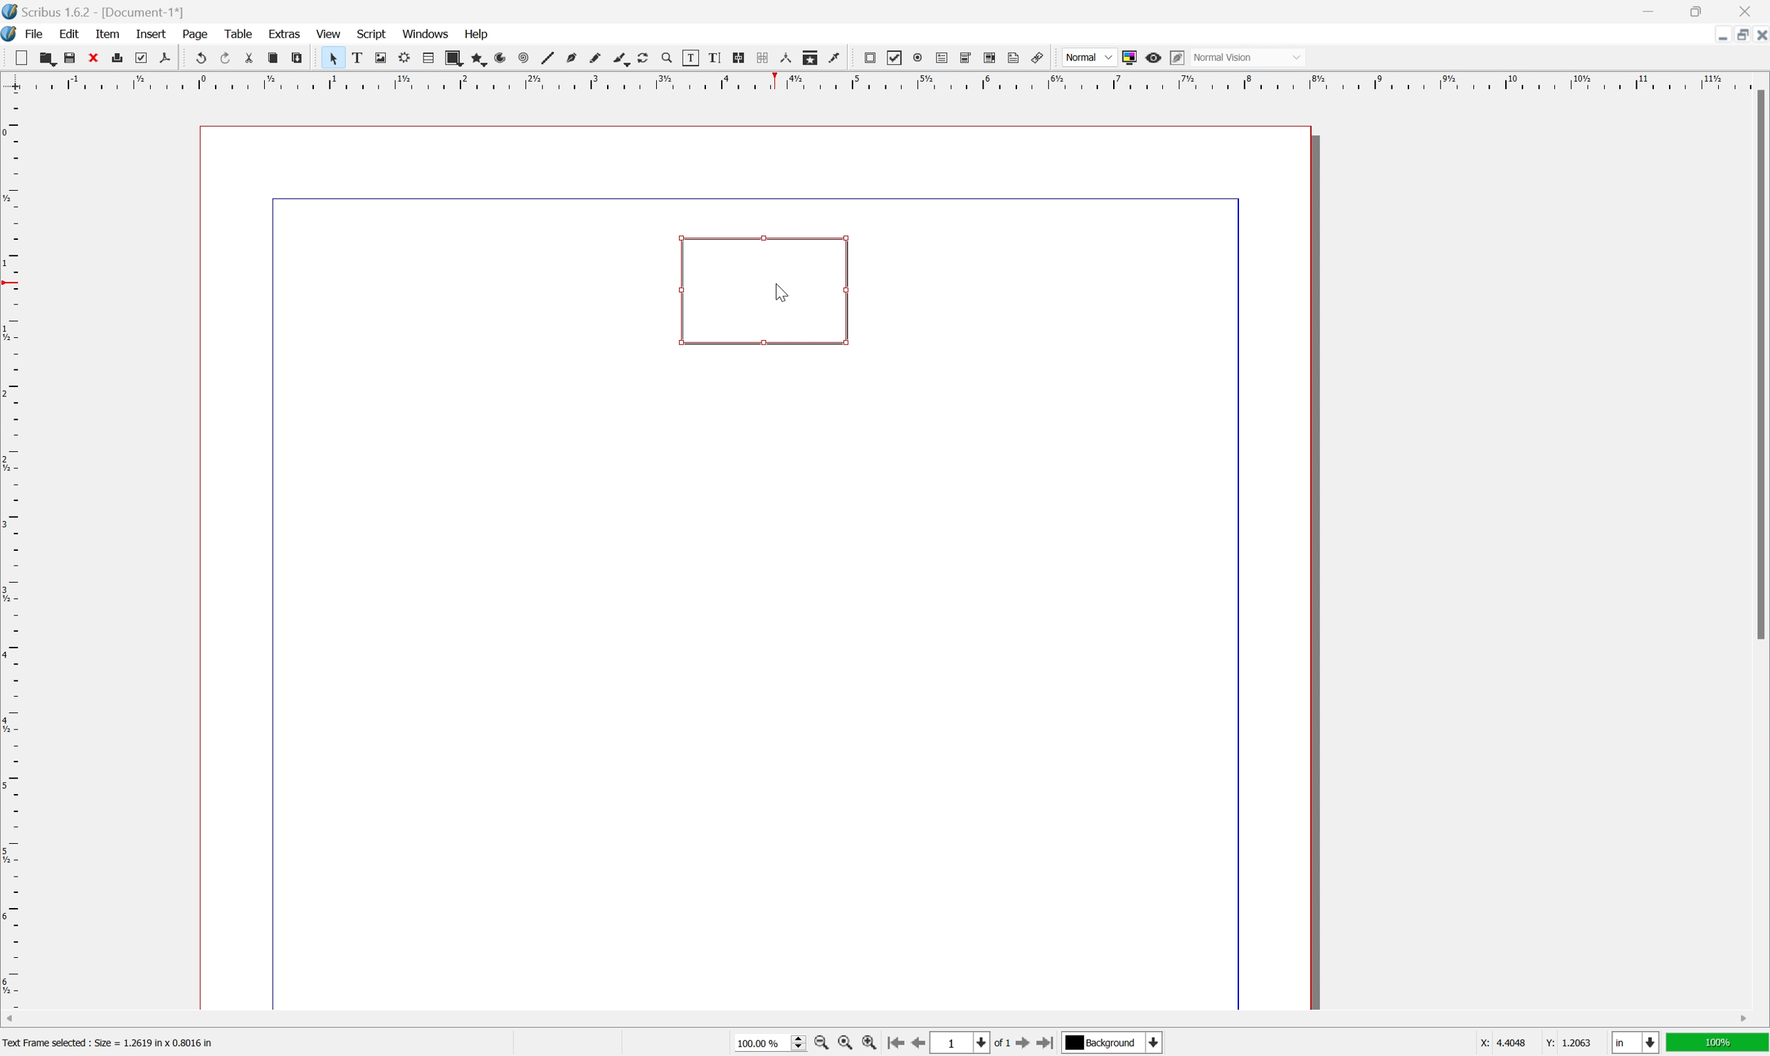 This screenshot has width=1770, height=1056. I want to click on save, so click(68, 58).